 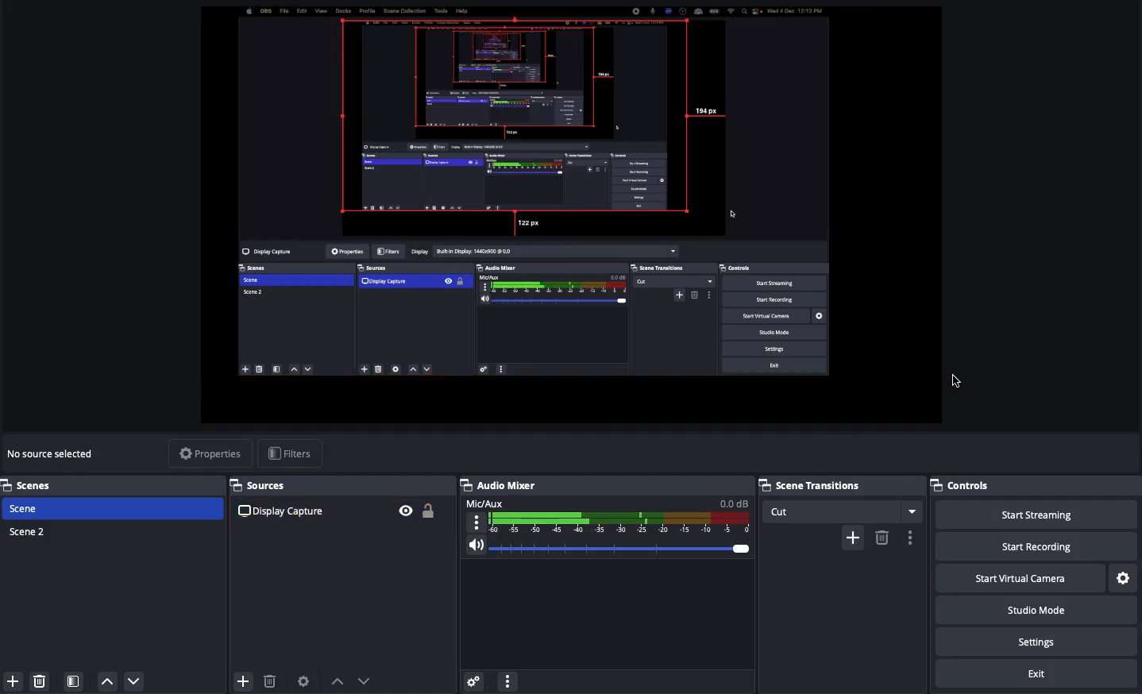 I want to click on Delete, so click(x=271, y=678).